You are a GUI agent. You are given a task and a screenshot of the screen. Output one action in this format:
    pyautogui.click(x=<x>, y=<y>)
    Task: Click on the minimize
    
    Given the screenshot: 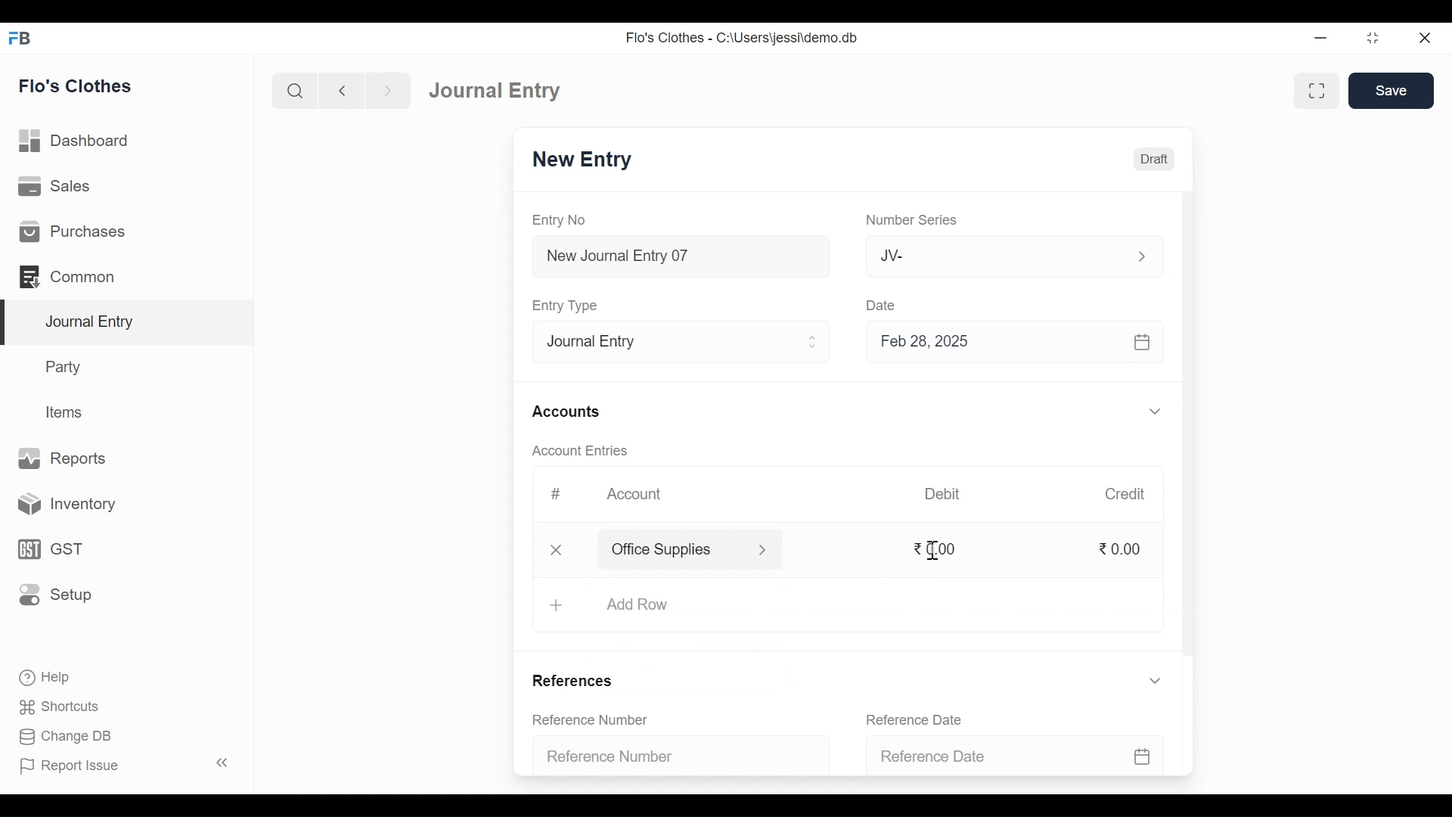 What is the action you would take?
    pyautogui.click(x=1320, y=39)
    